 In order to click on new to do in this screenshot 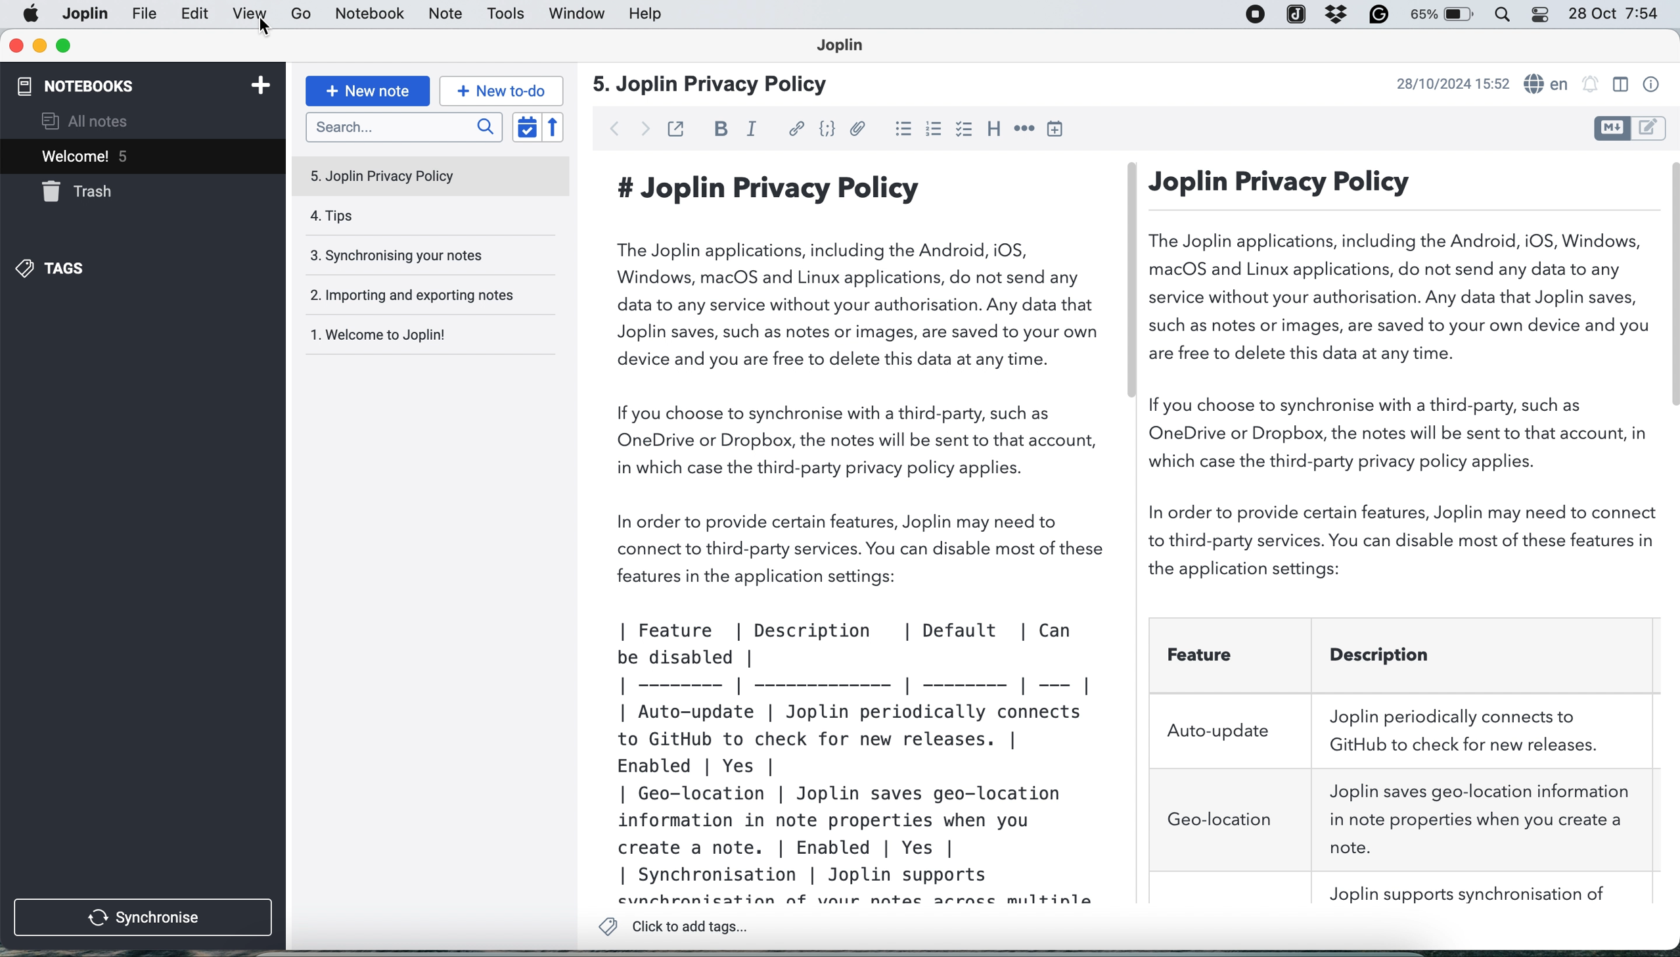, I will do `click(499, 91)`.